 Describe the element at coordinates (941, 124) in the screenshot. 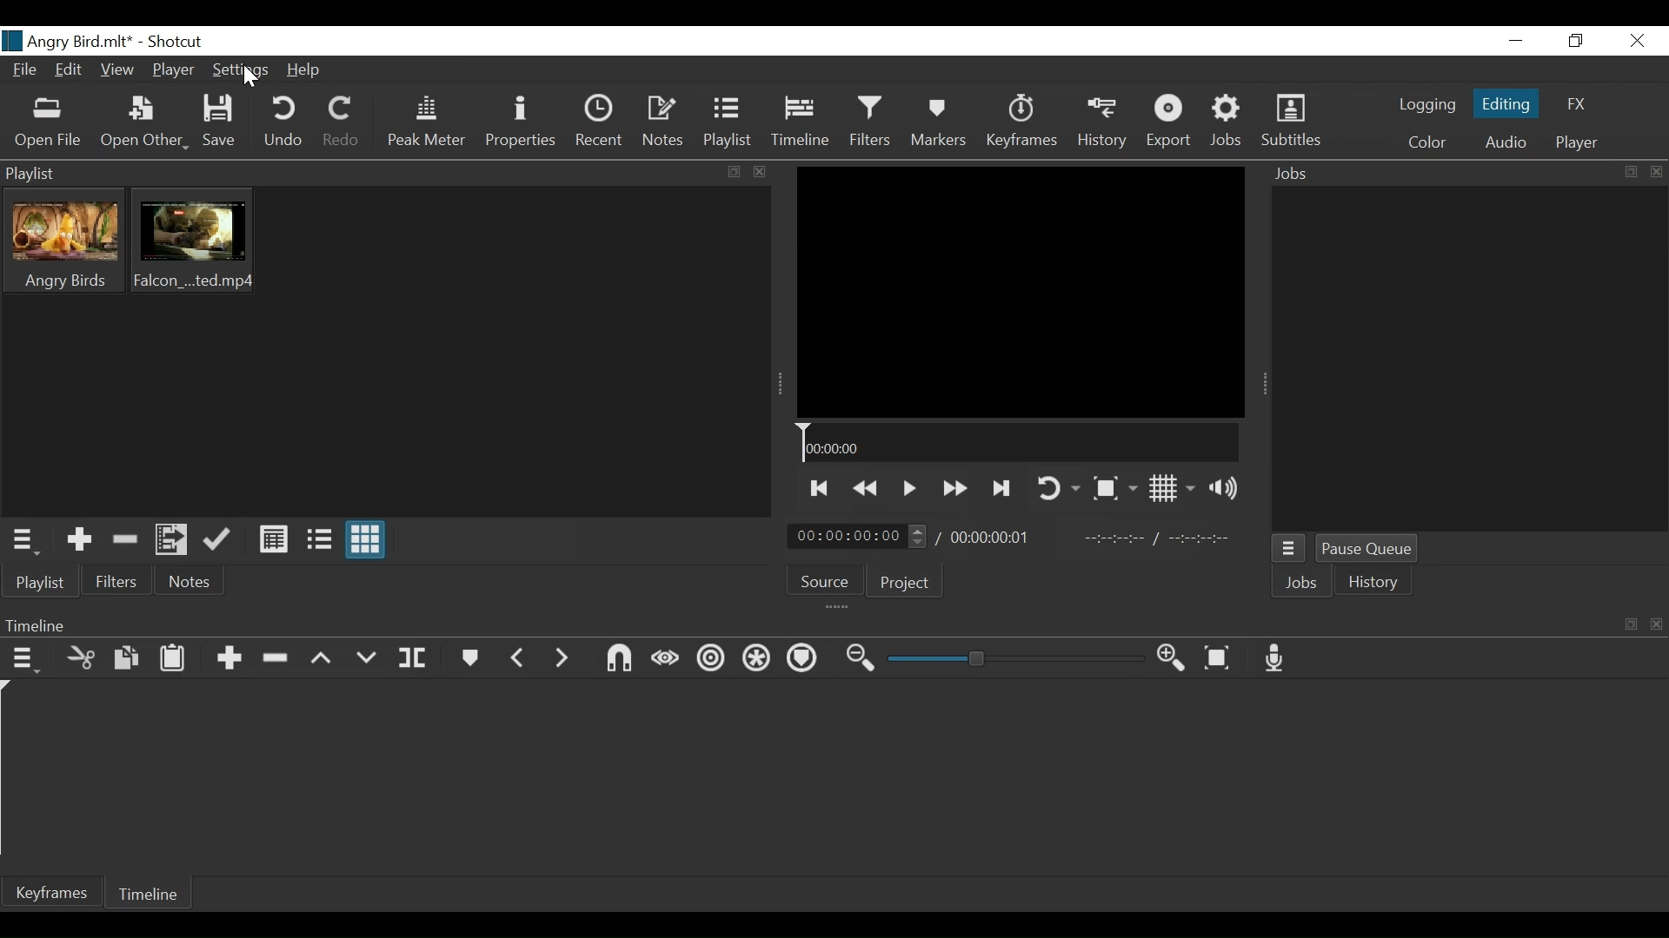

I see `Markers` at that location.